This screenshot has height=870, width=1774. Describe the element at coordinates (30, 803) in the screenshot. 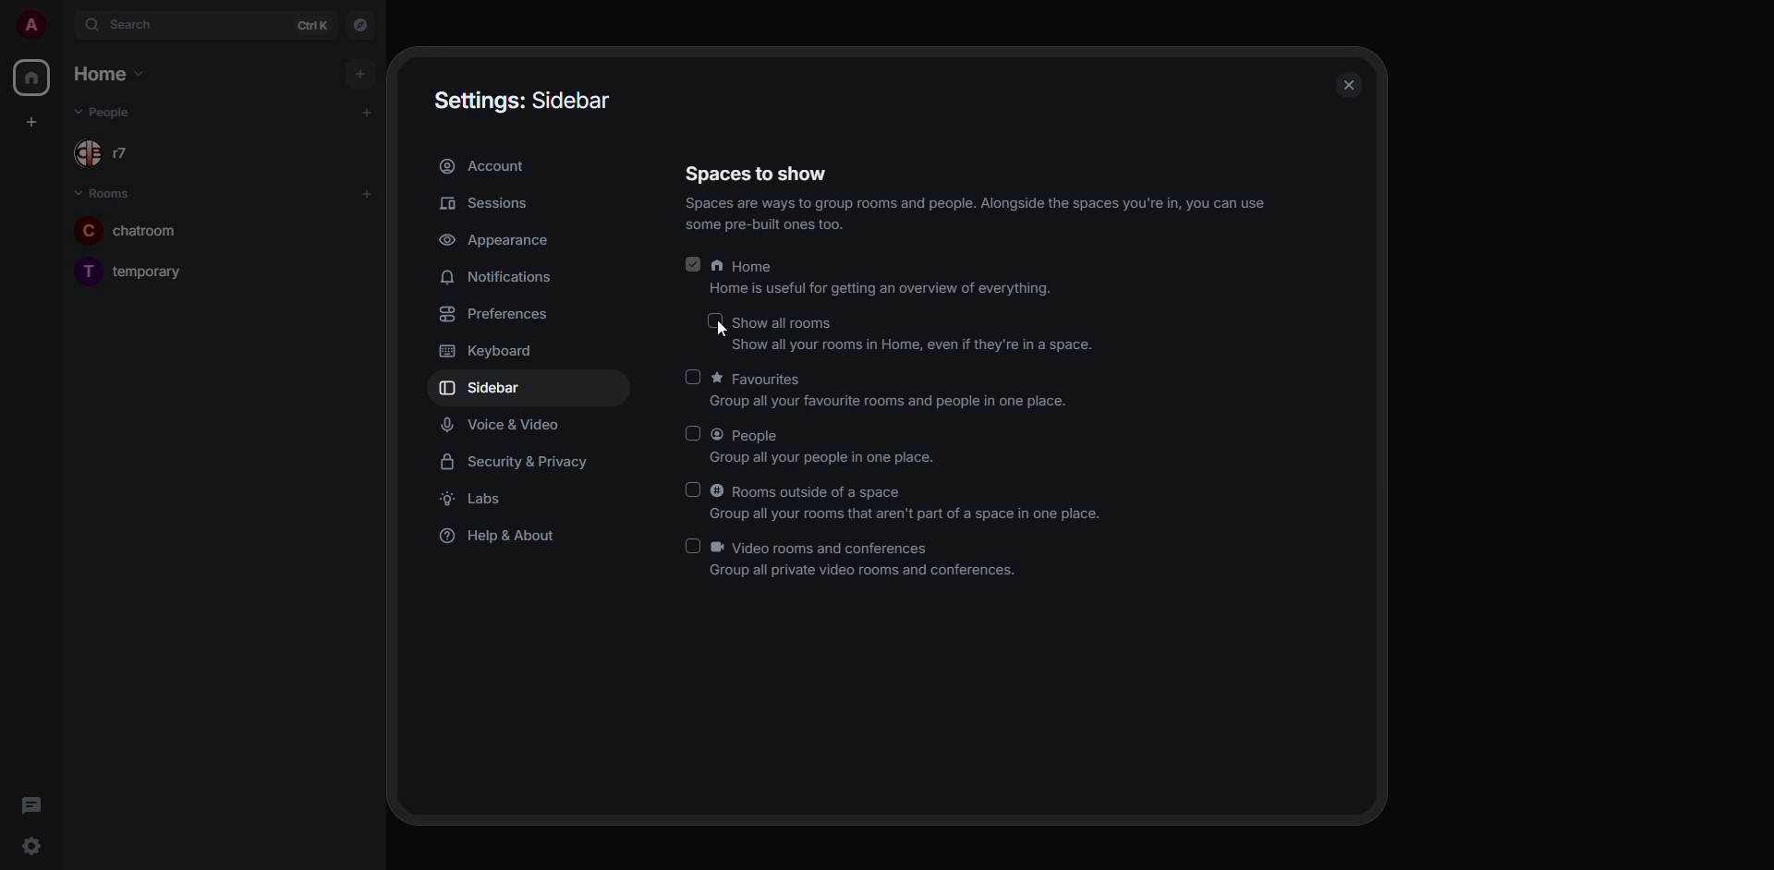

I see `threads` at that location.